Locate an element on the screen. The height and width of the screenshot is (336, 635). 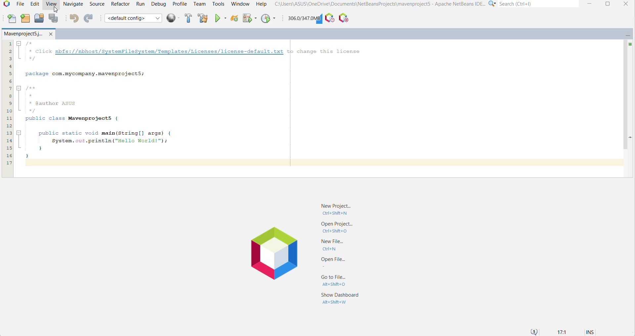
Minimize Window is located at coordinates (627, 34).